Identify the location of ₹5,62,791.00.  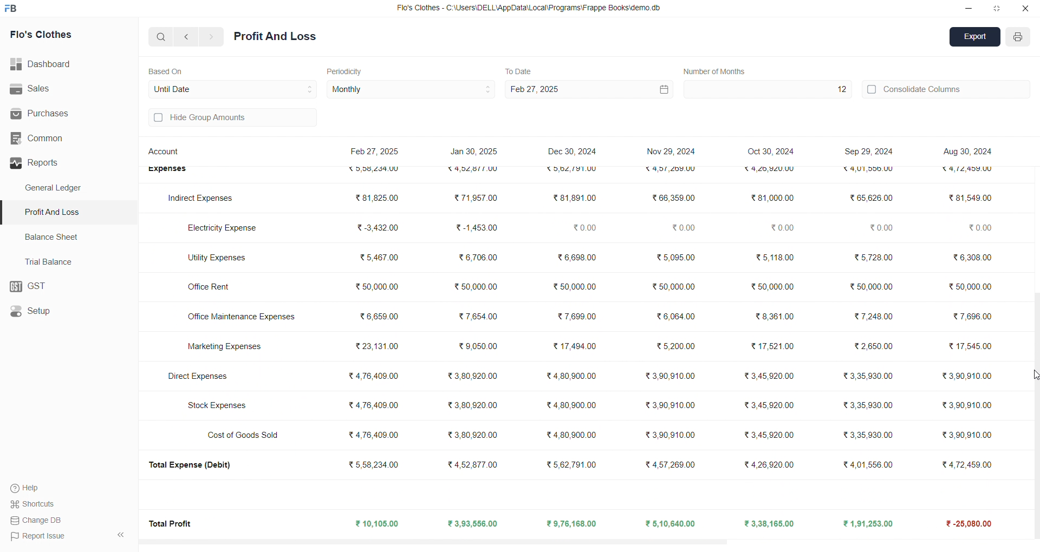
(573, 464).